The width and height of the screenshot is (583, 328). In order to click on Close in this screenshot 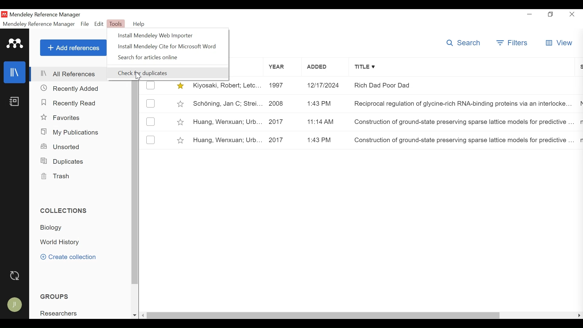, I will do `click(572, 14)`.